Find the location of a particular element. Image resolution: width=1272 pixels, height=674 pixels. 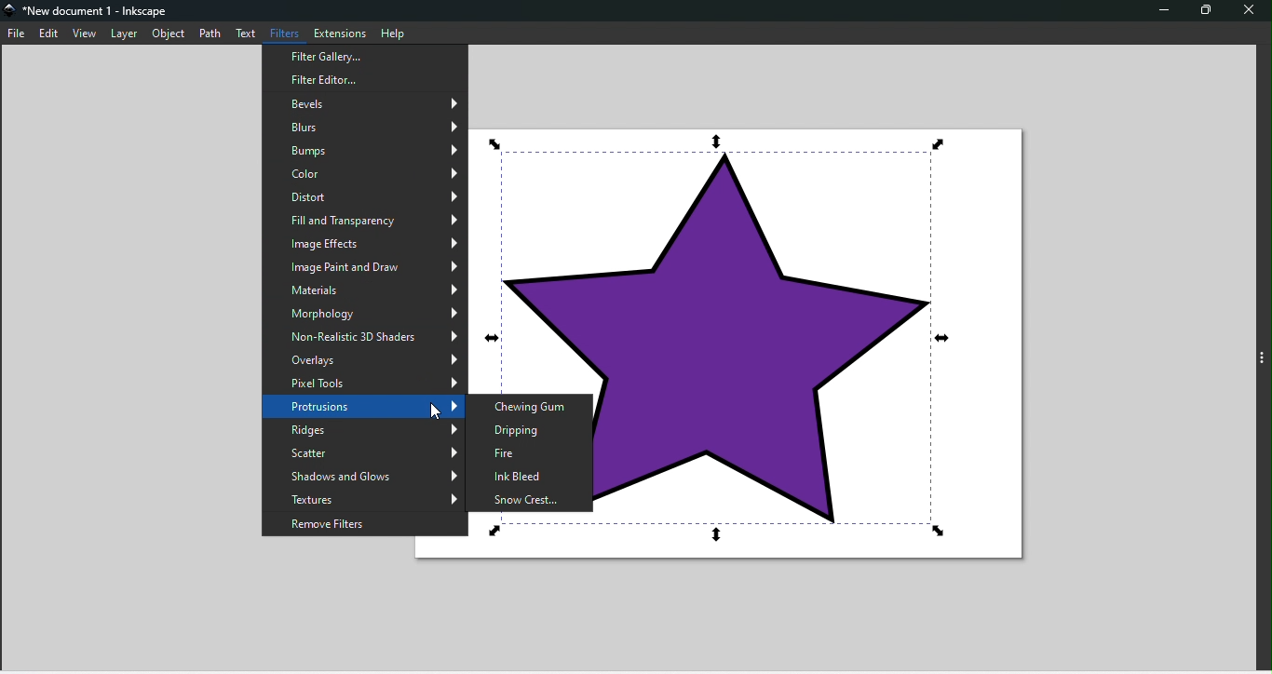

Overlays is located at coordinates (365, 358).